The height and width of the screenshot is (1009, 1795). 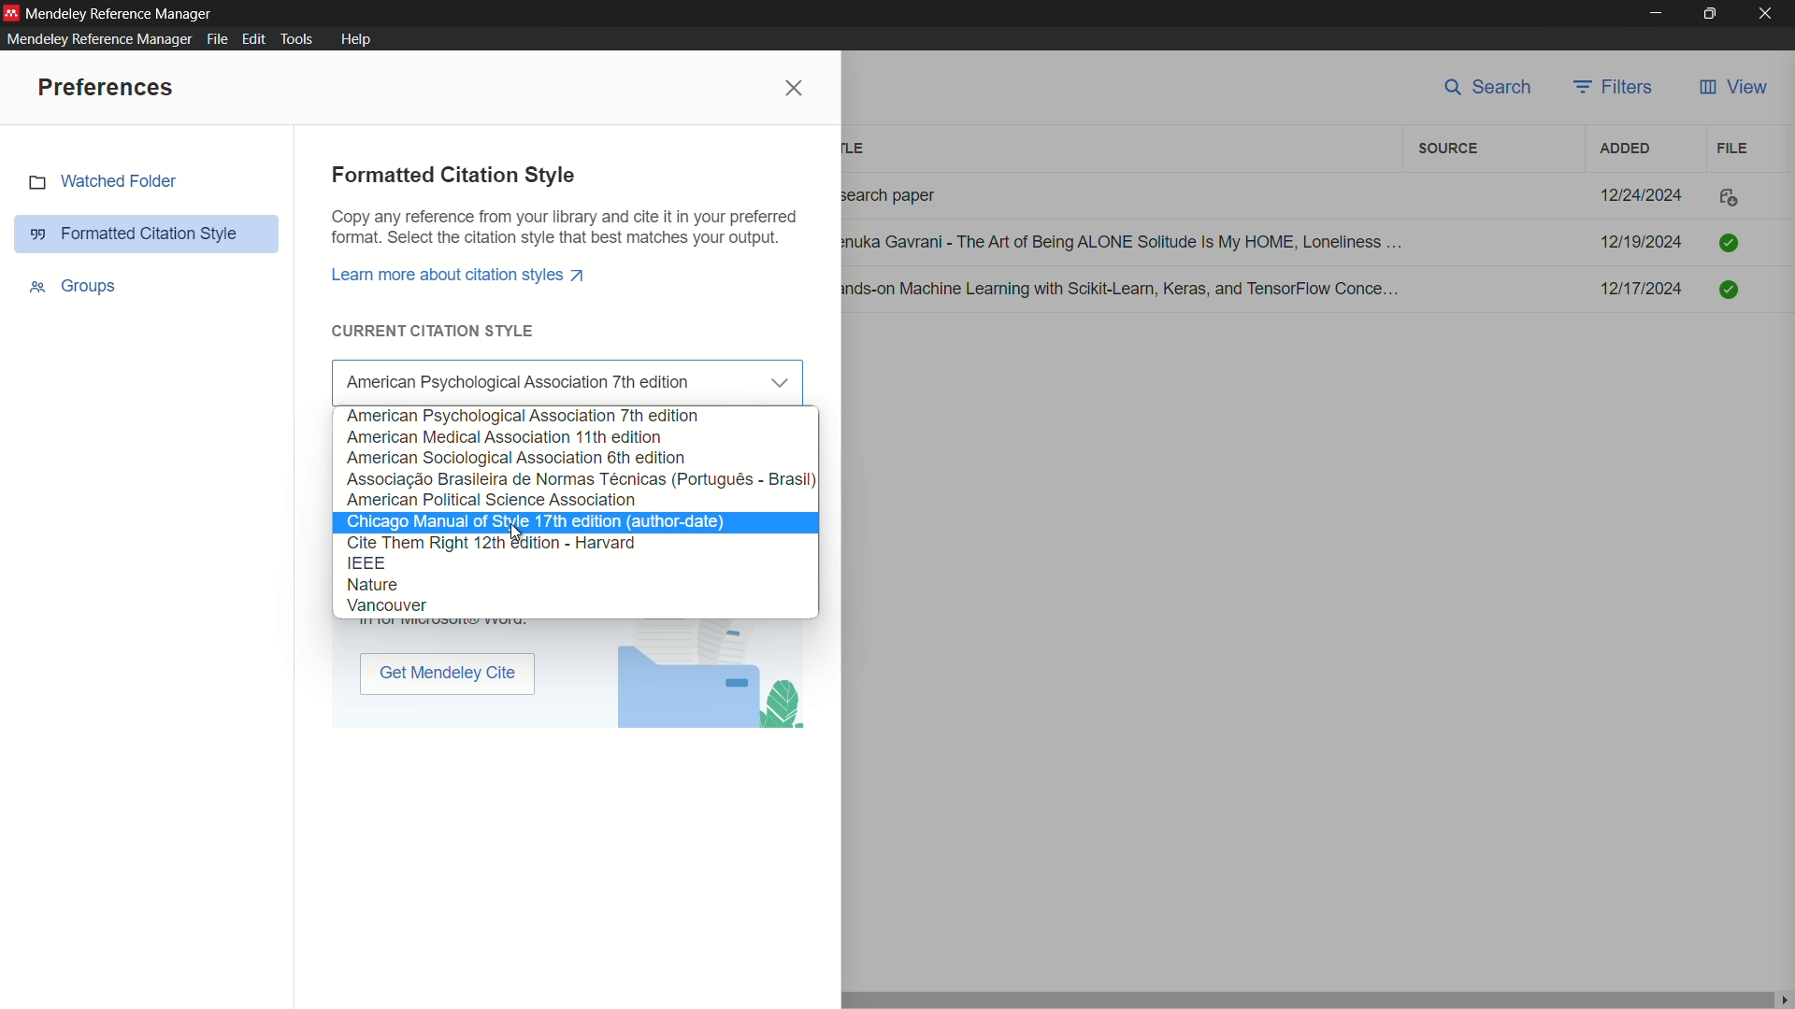 I want to click on citation styles, so click(x=498, y=541).